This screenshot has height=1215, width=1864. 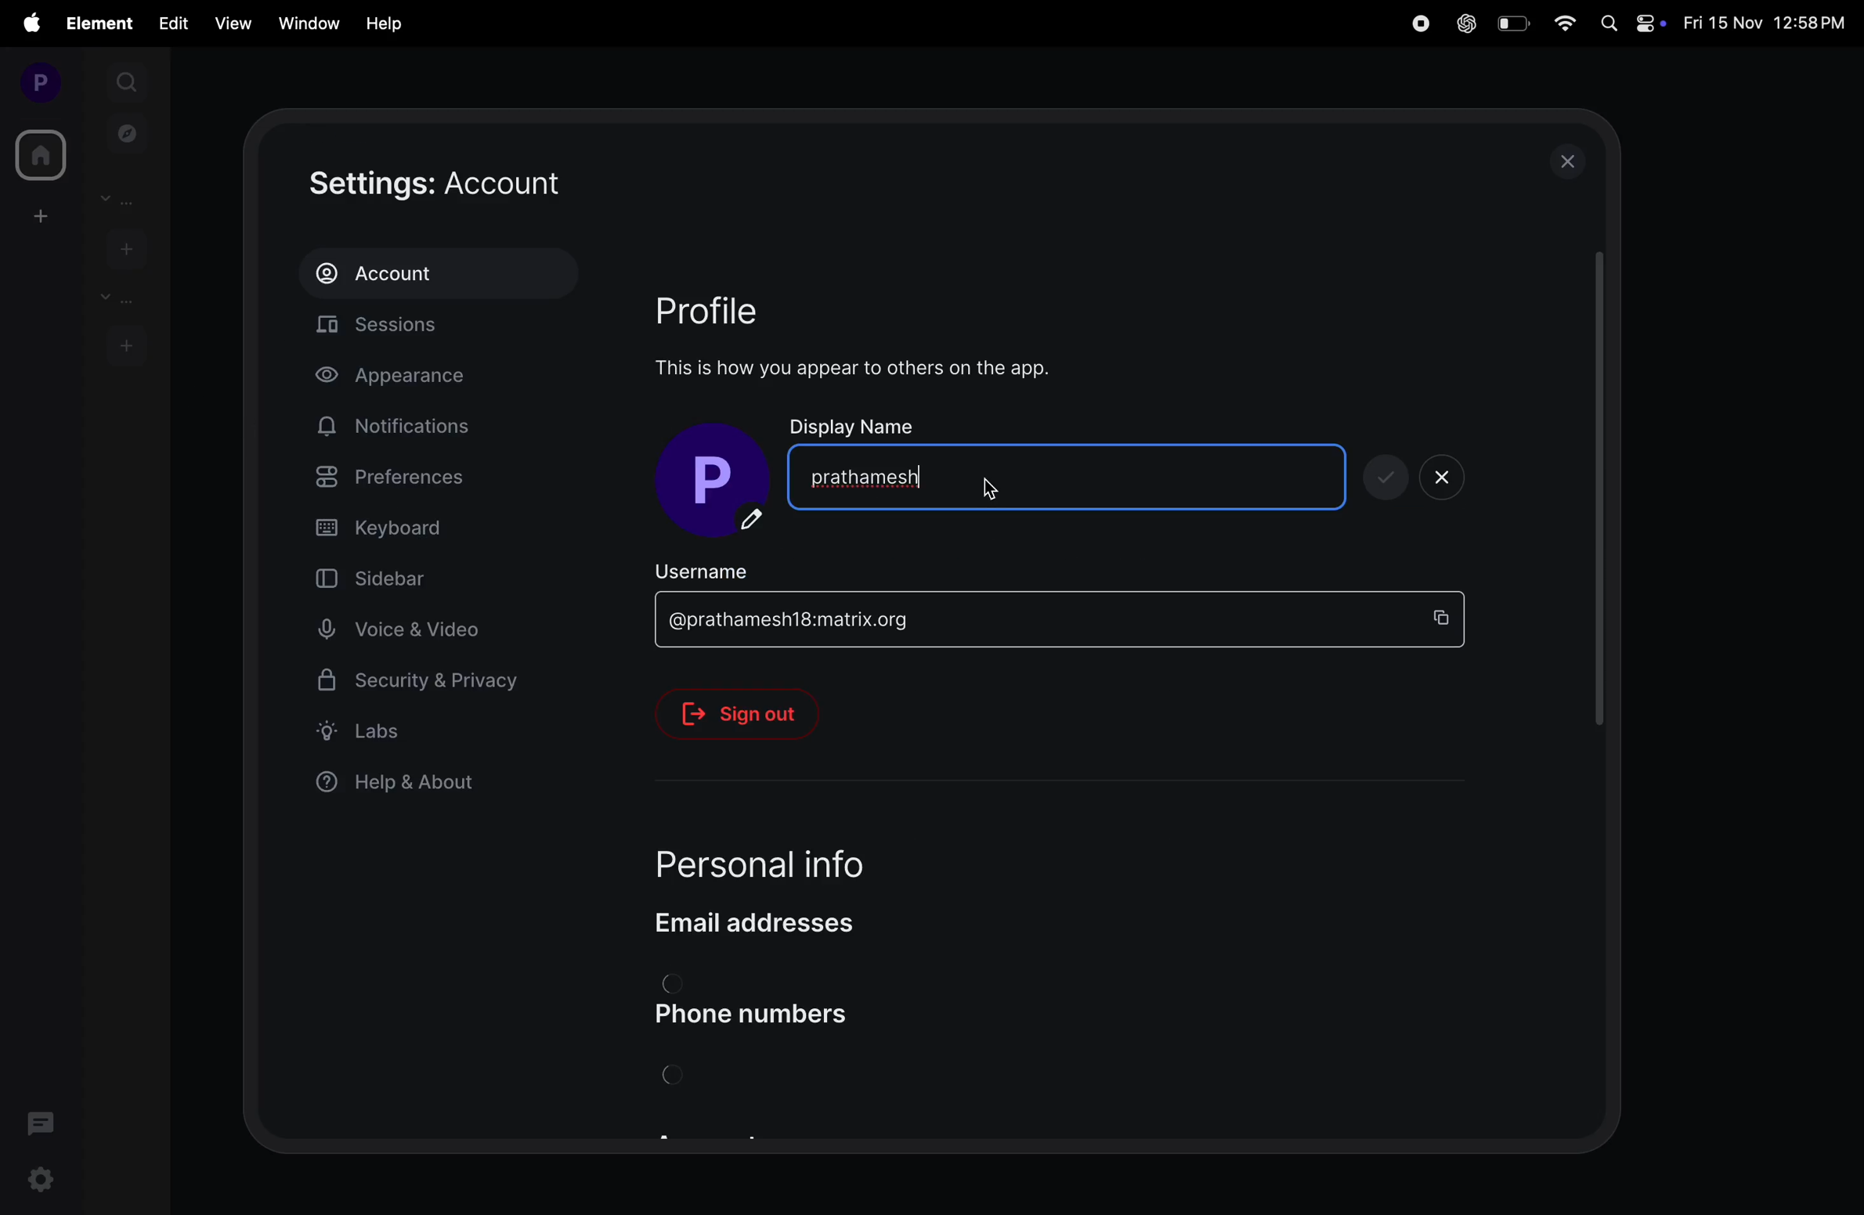 I want to click on window, so click(x=305, y=21).